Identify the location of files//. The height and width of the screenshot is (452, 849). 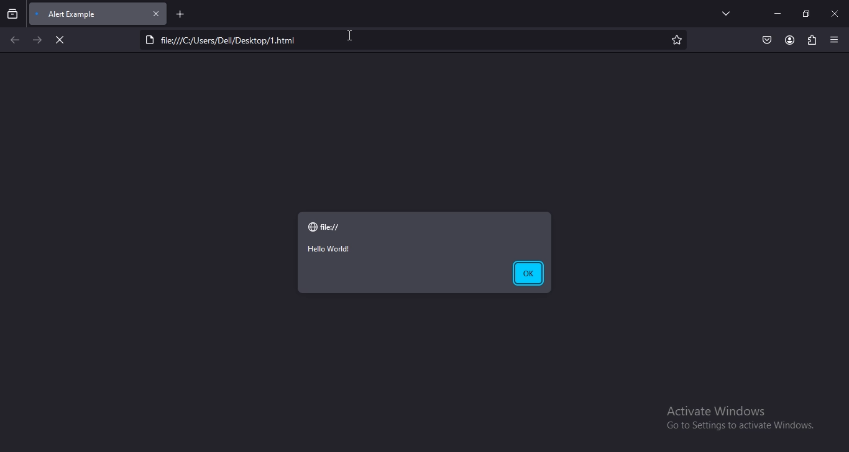
(333, 227).